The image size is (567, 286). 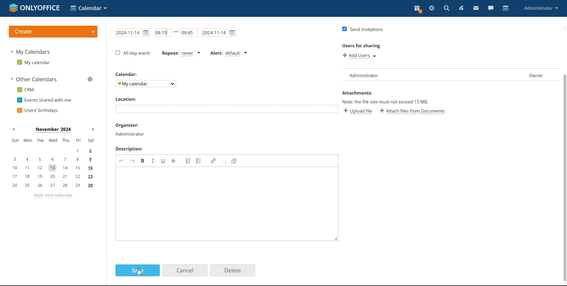 I want to click on Undo, so click(x=122, y=160).